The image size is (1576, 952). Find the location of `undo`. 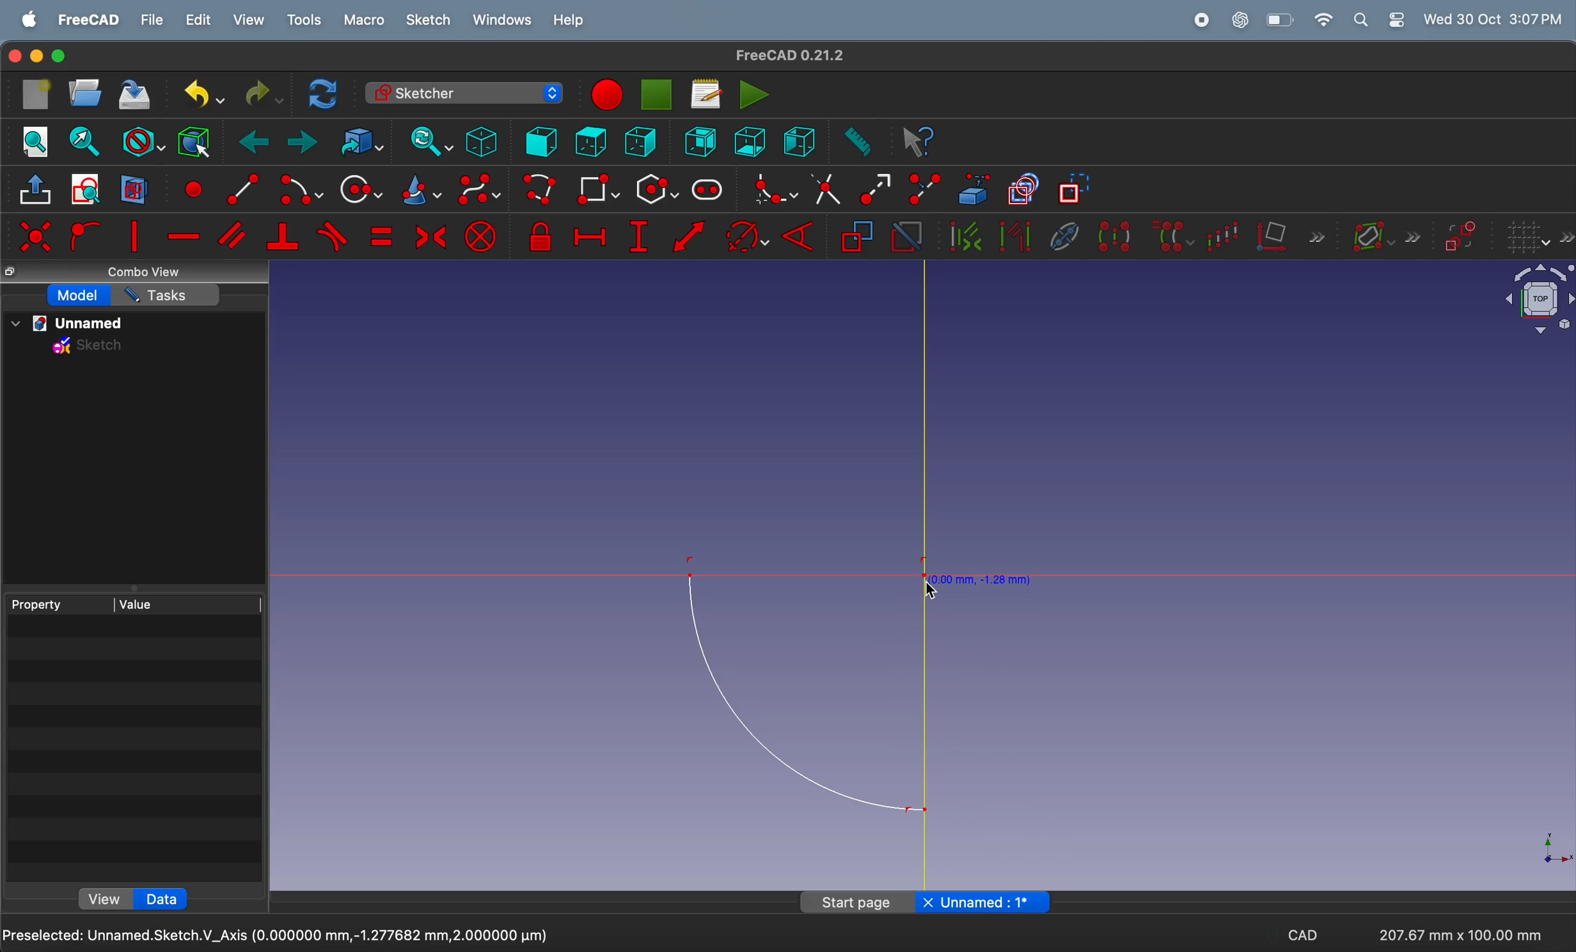

undo is located at coordinates (198, 94).